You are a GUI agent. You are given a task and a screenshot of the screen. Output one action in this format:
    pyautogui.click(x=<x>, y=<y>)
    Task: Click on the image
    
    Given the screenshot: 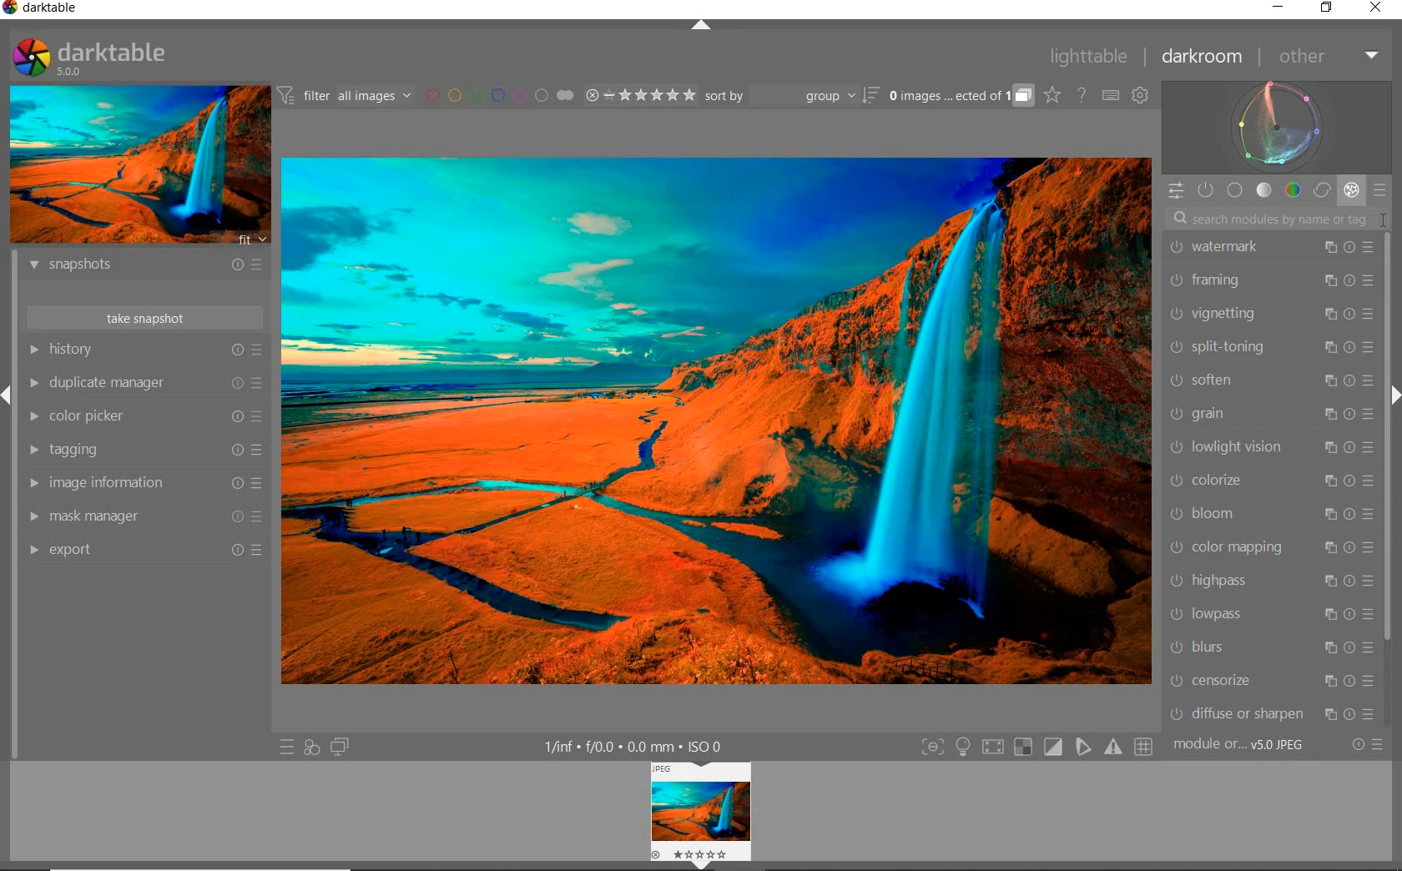 What is the action you would take?
    pyautogui.click(x=702, y=806)
    